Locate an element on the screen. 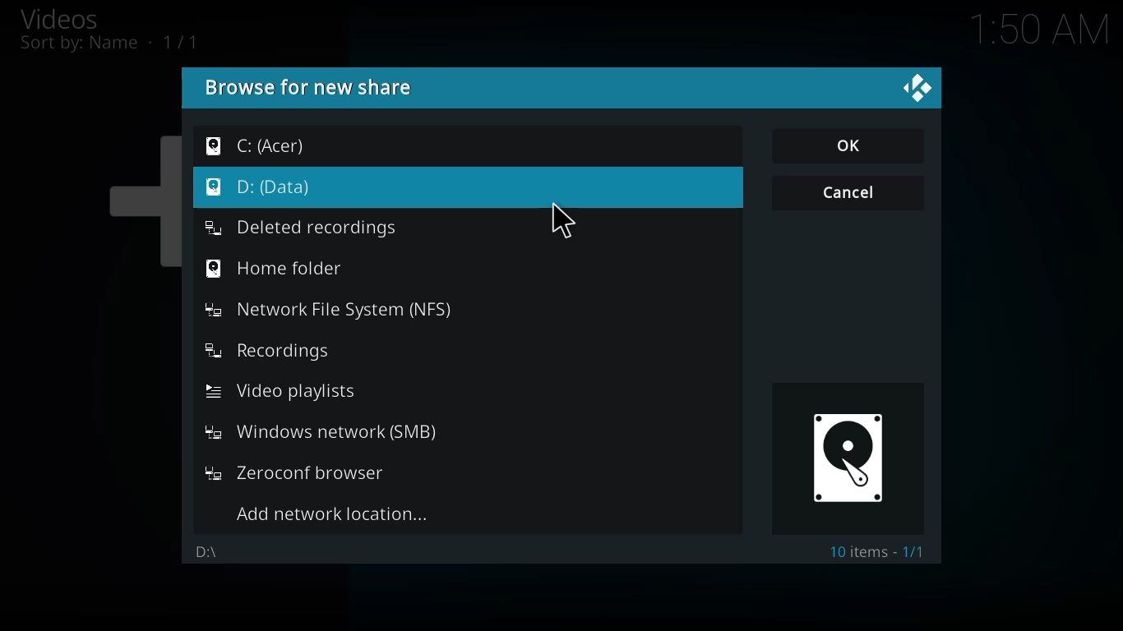 This screenshot has height=631, width=1123. cancel is located at coordinates (843, 193).